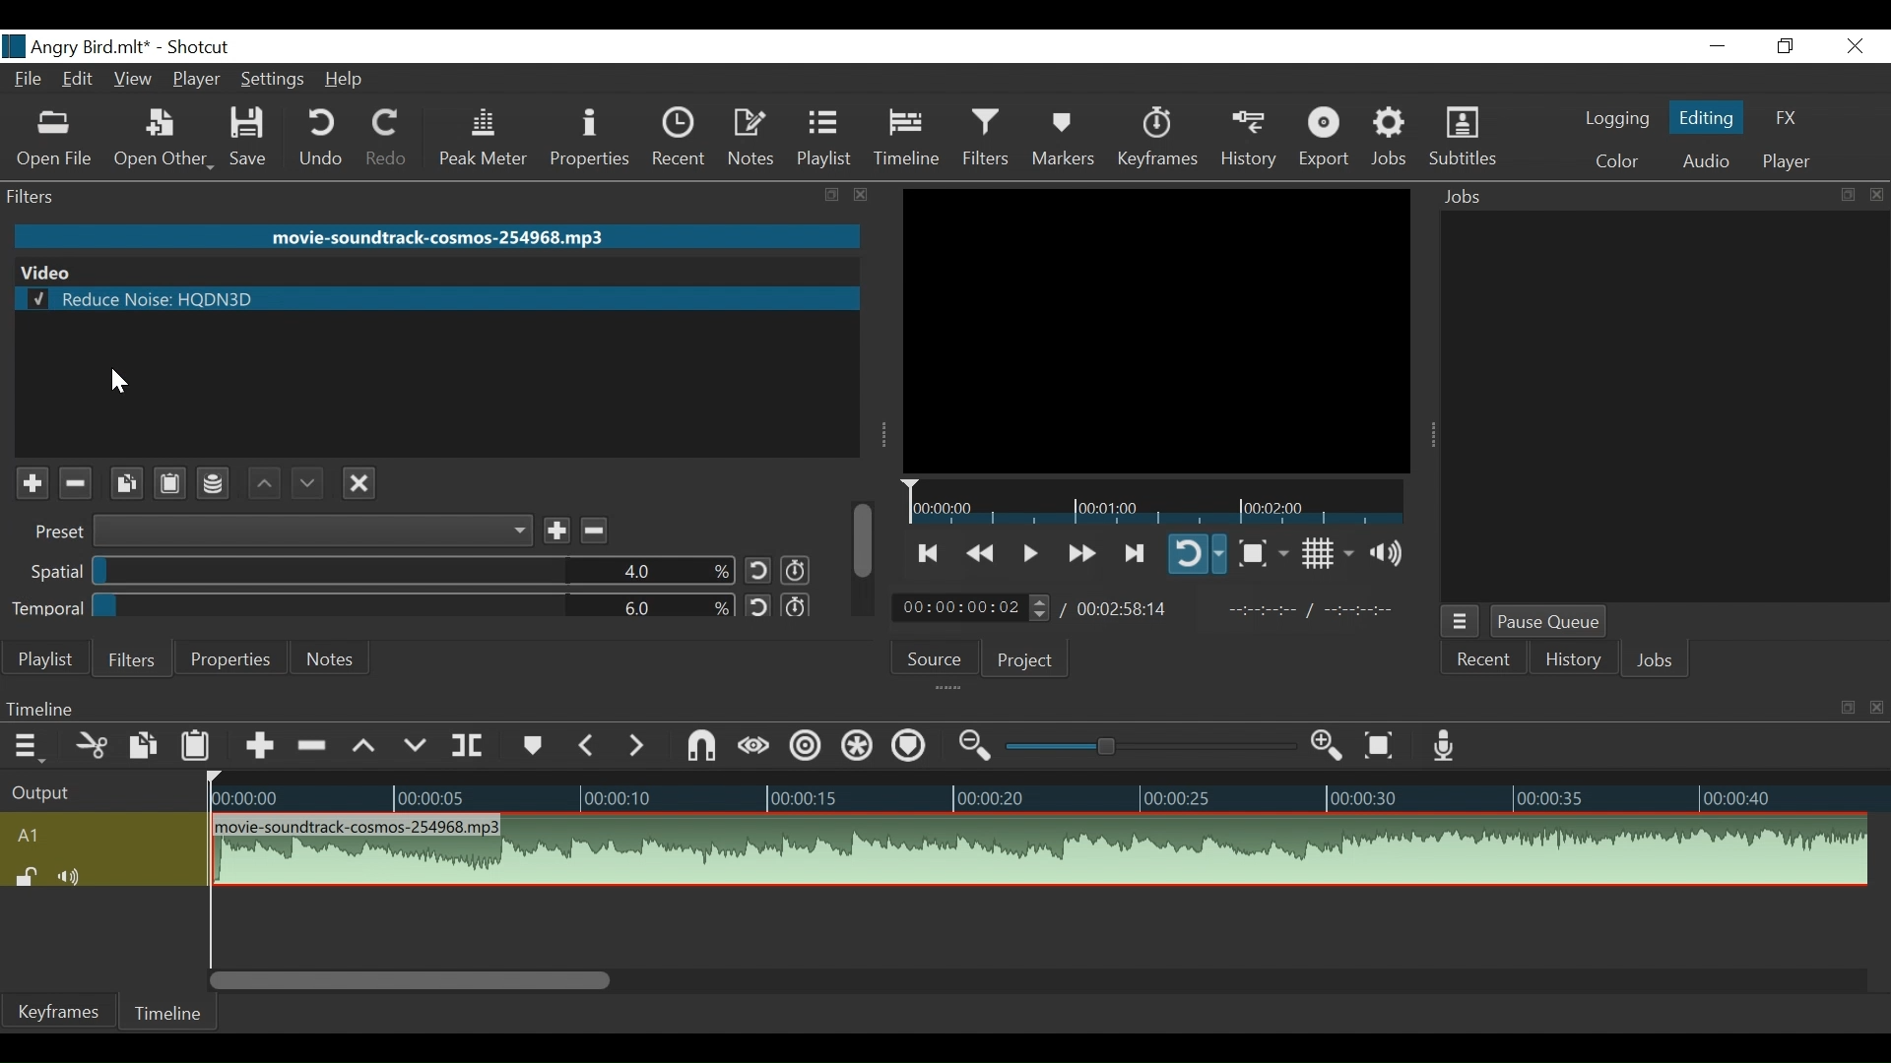  Describe the element at coordinates (596, 530) in the screenshot. I see `Remove` at that location.